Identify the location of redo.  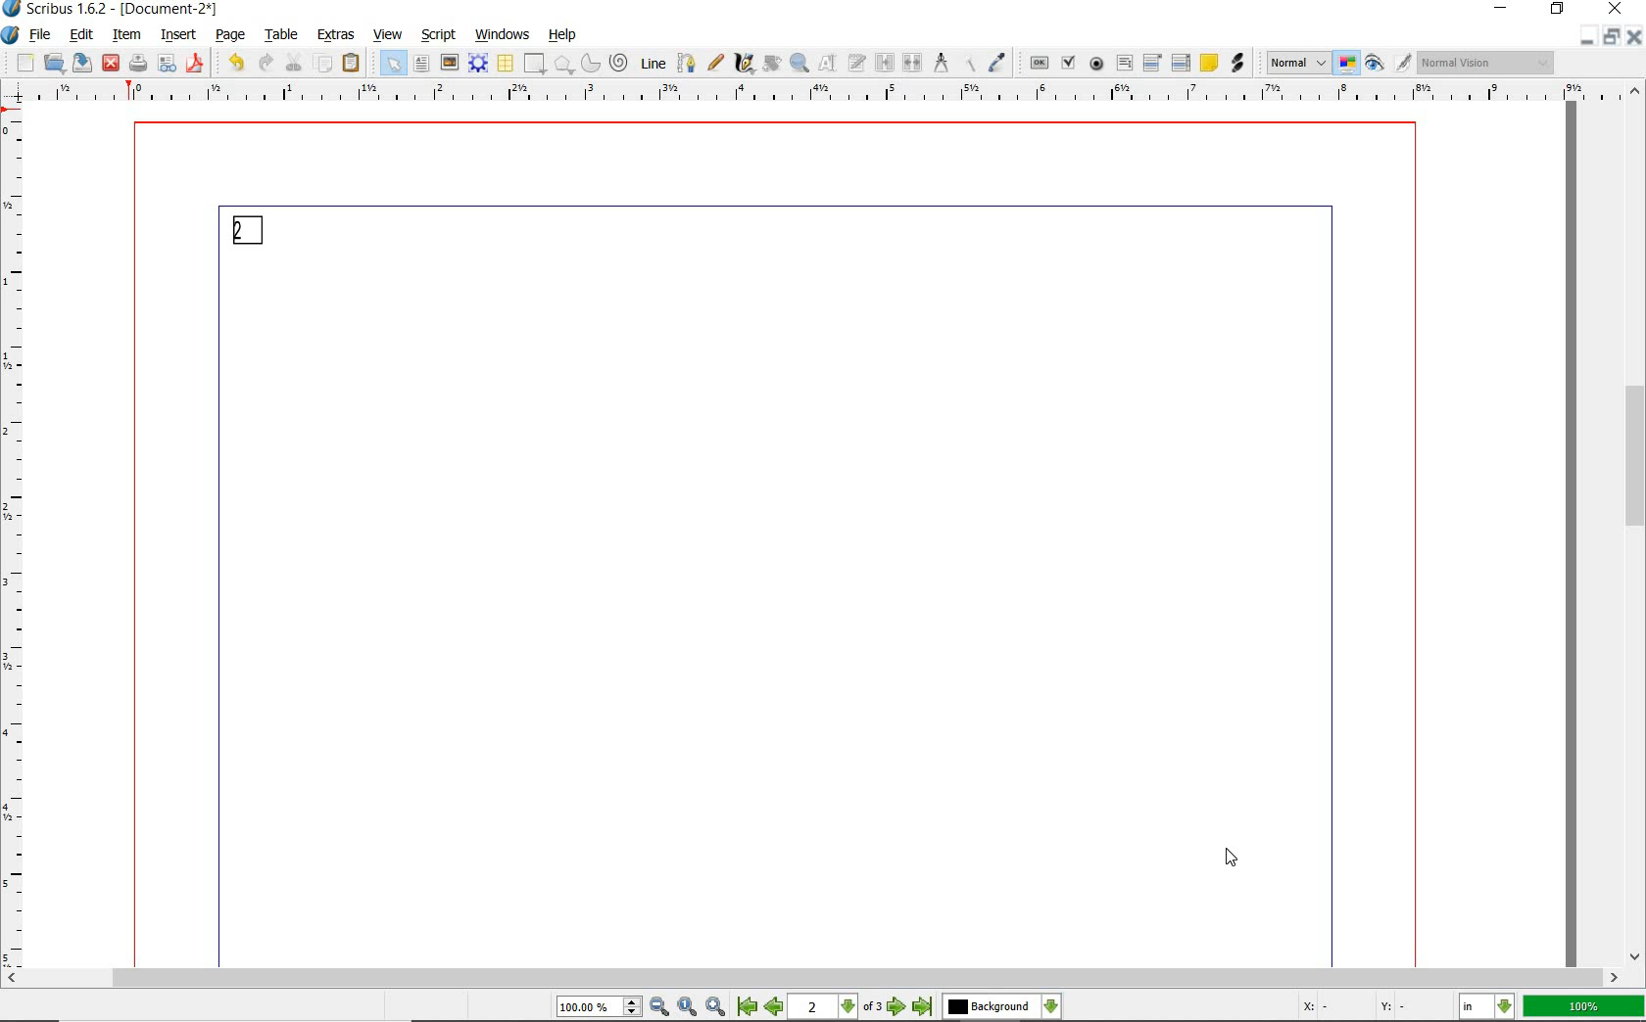
(264, 63).